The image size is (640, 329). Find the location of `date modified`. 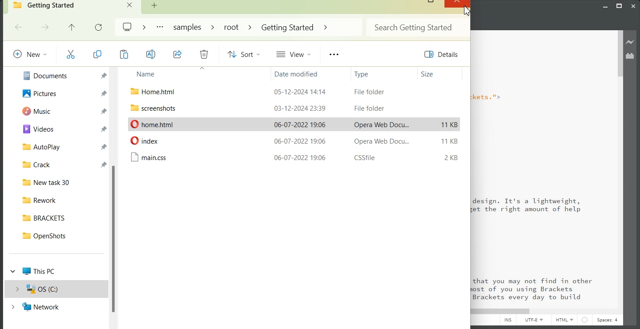

date modified is located at coordinates (297, 142).